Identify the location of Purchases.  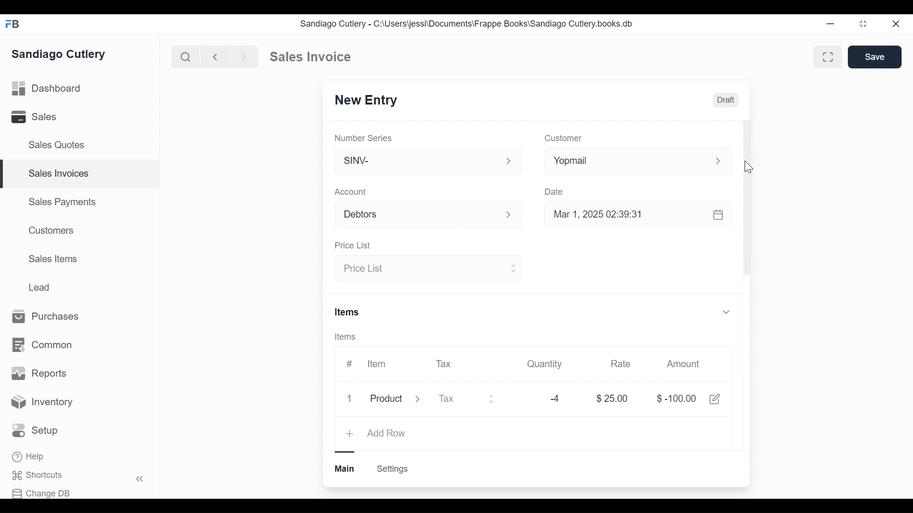
(46, 316).